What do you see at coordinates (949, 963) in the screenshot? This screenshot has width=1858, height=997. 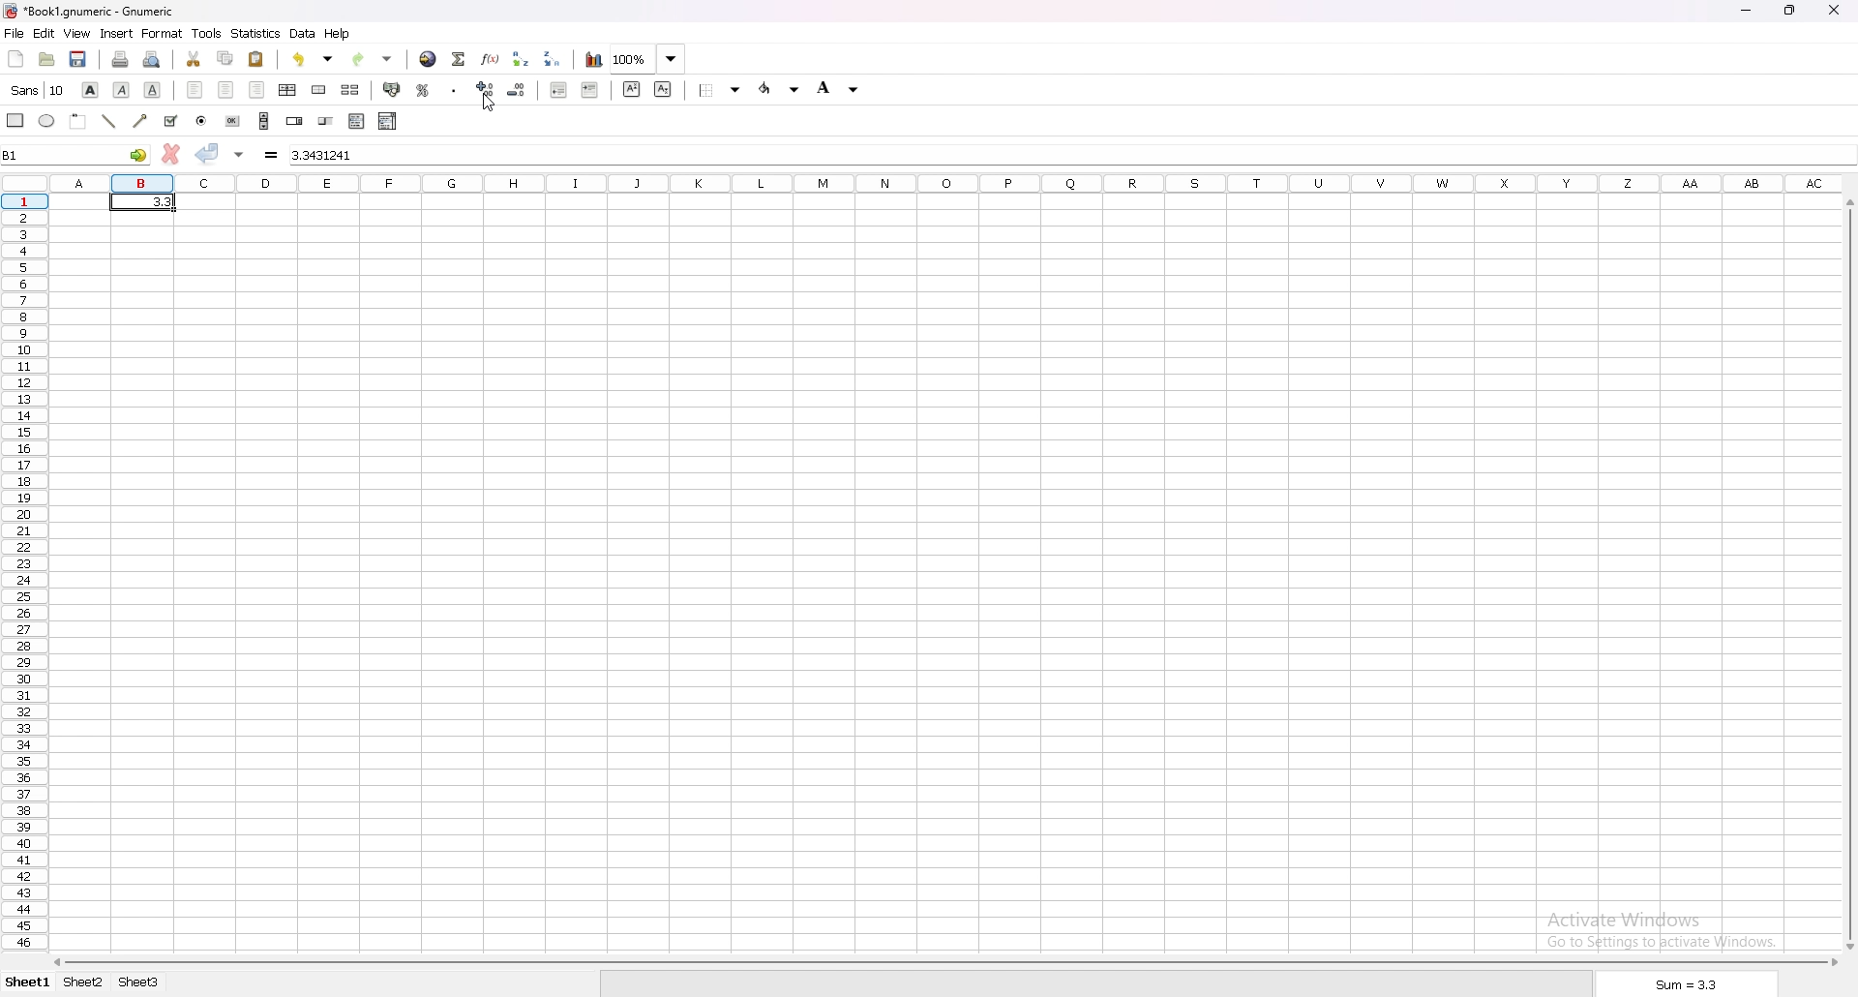 I see `scroll bar` at bounding box center [949, 963].